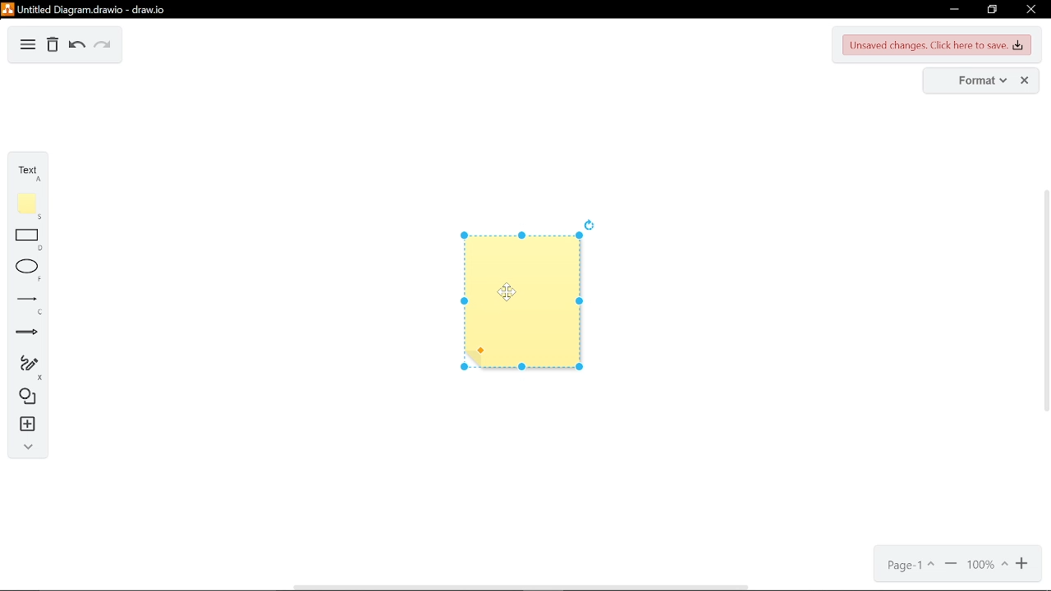  Describe the element at coordinates (589, 225) in the screenshot. I see `rotate diagram` at that location.